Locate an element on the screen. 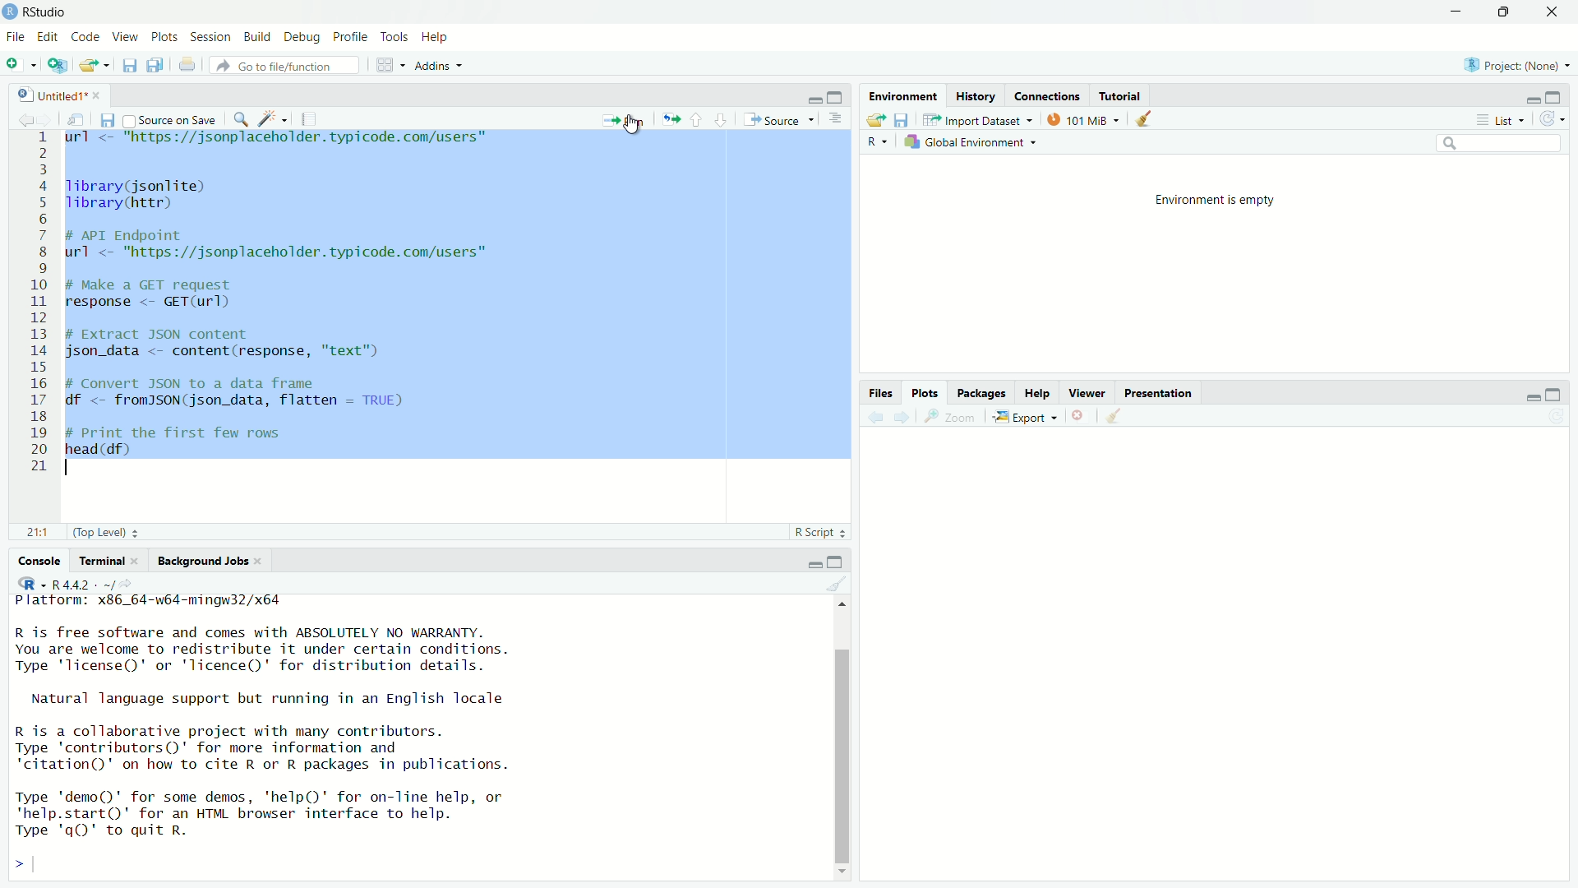 The height and width of the screenshot is (888, 1578). Connections is located at coordinates (1046, 96).